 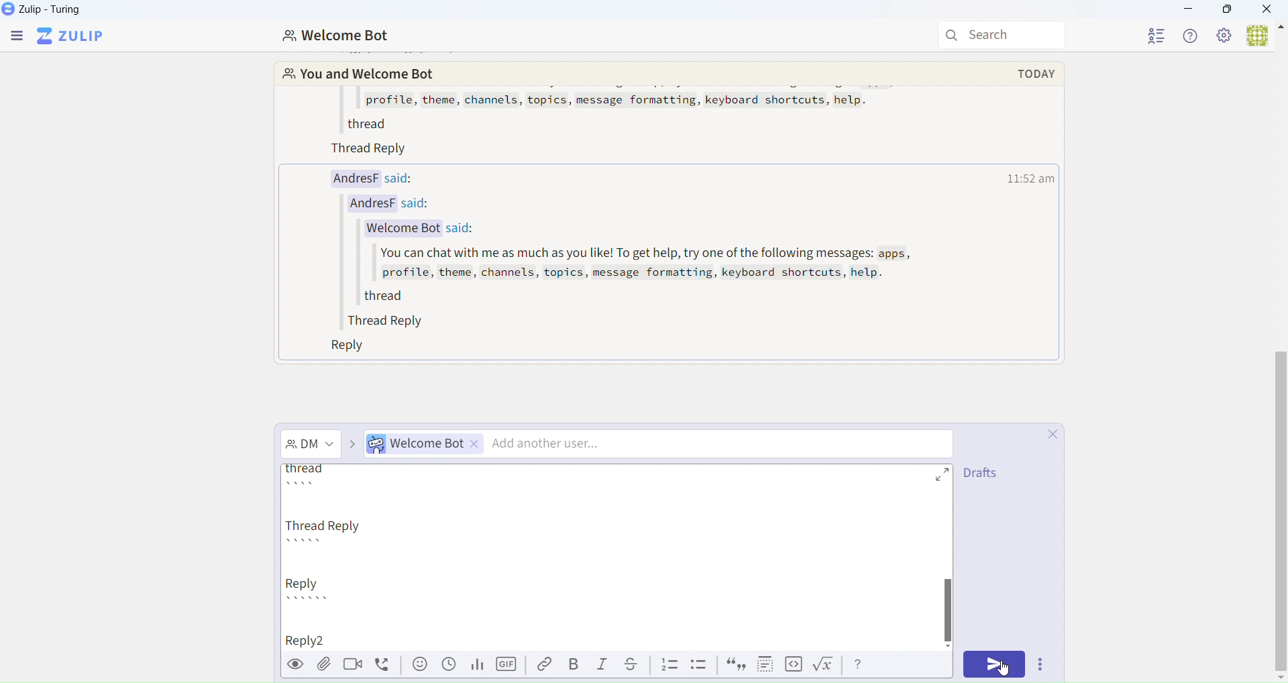 What do you see at coordinates (826, 666) in the screenshot?
I see `formula` at bounding box center [826, 666].